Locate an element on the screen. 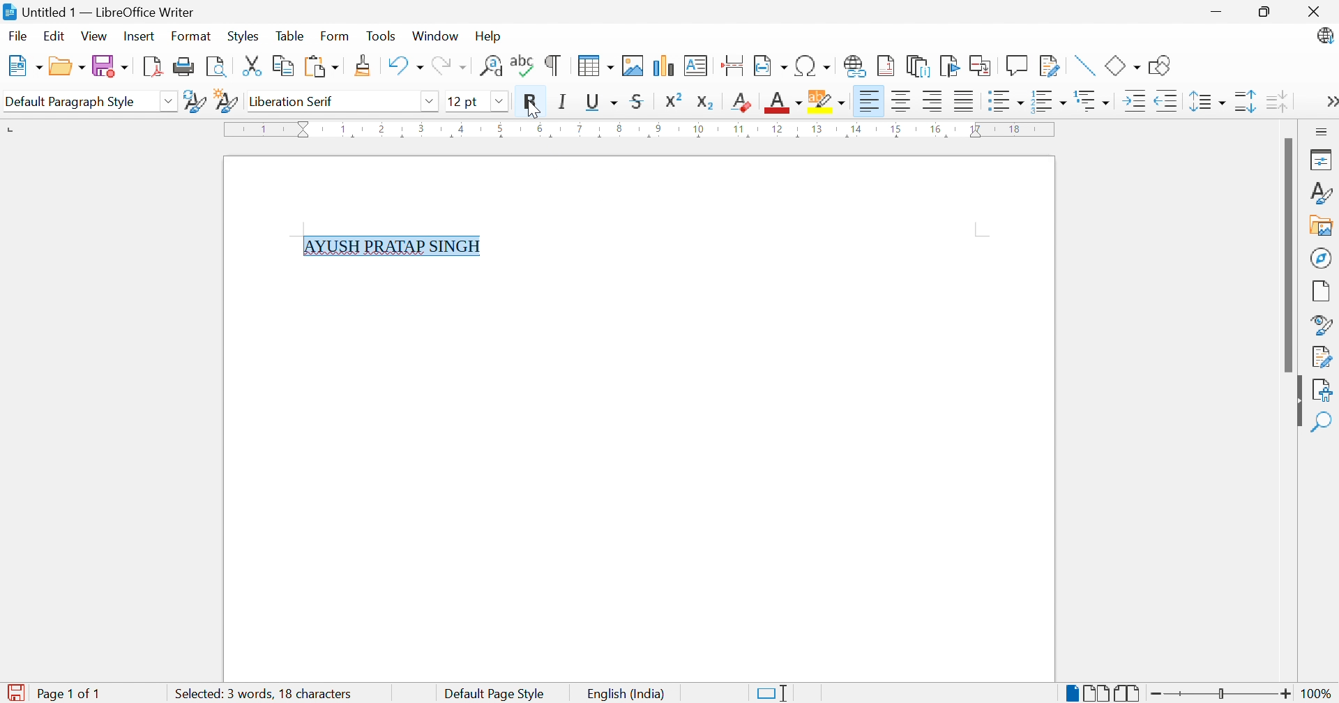  Toggle Formatting Marks is located at coordinates (554, 67).